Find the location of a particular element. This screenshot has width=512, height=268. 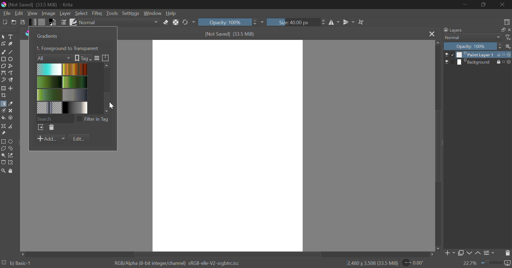

Filter is located at coordinates (98, 13).